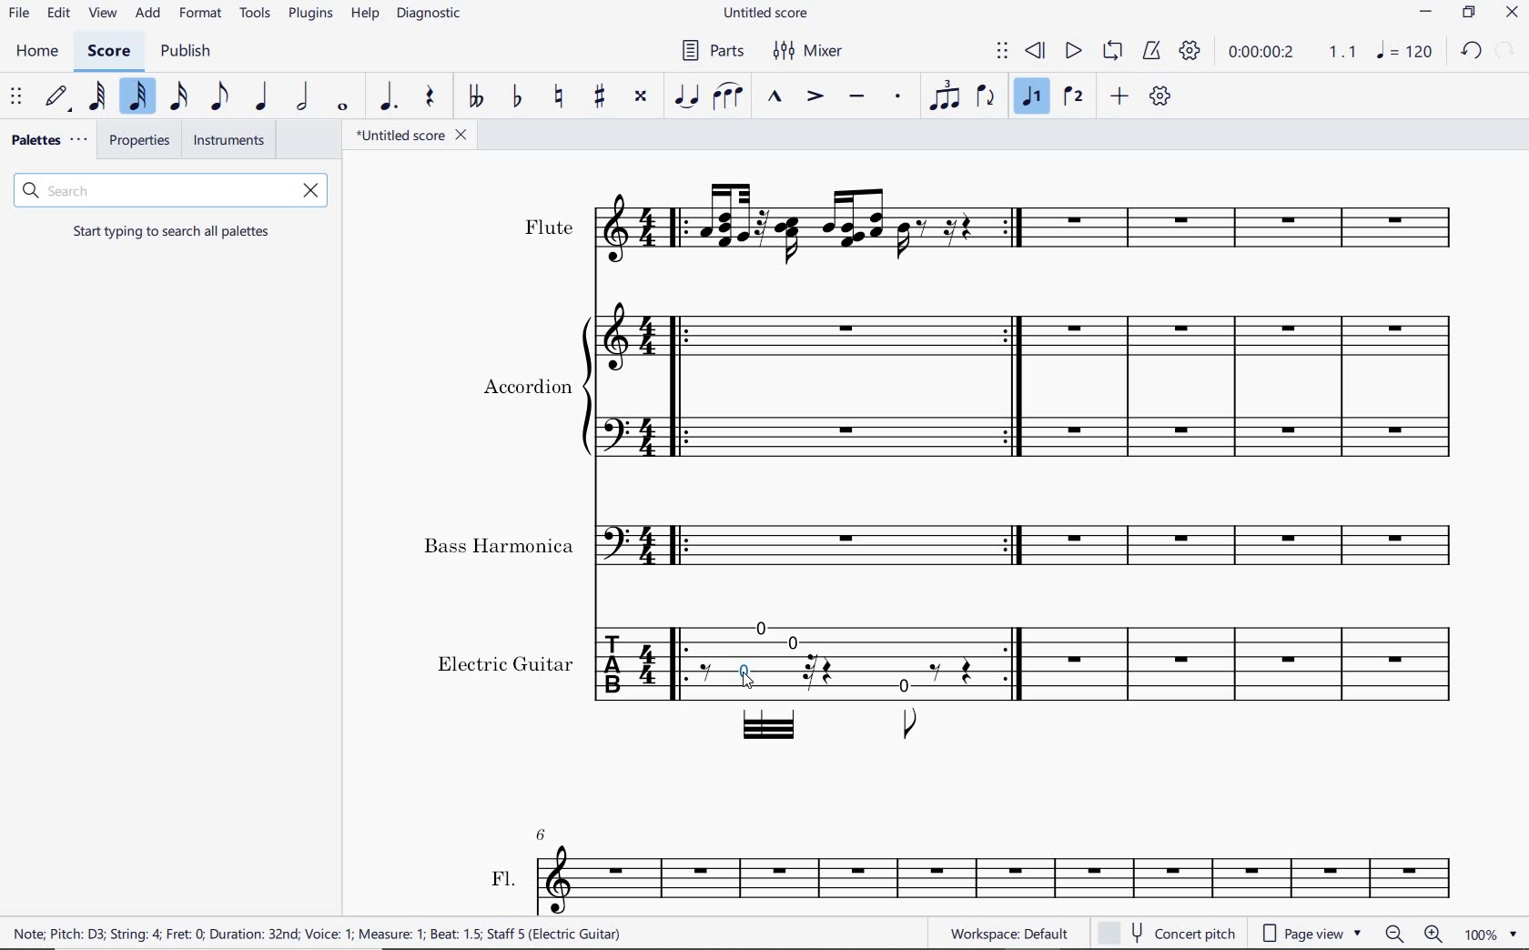 This screenshot has width=1529, height=950. Describe the element at coordinates (318, 935) in the screenshot. I see `score description` at that location.